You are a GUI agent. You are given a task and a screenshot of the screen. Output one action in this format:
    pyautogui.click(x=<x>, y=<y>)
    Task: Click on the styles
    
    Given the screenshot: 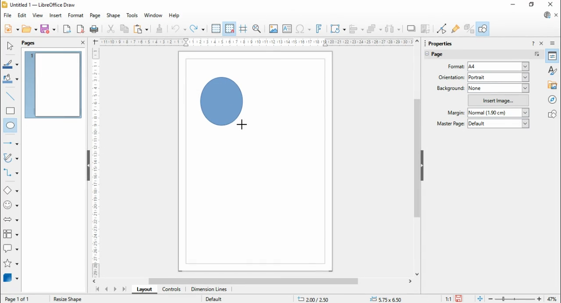 What is the action you would take?
    pyautogui.click(x=553, y=70)
    